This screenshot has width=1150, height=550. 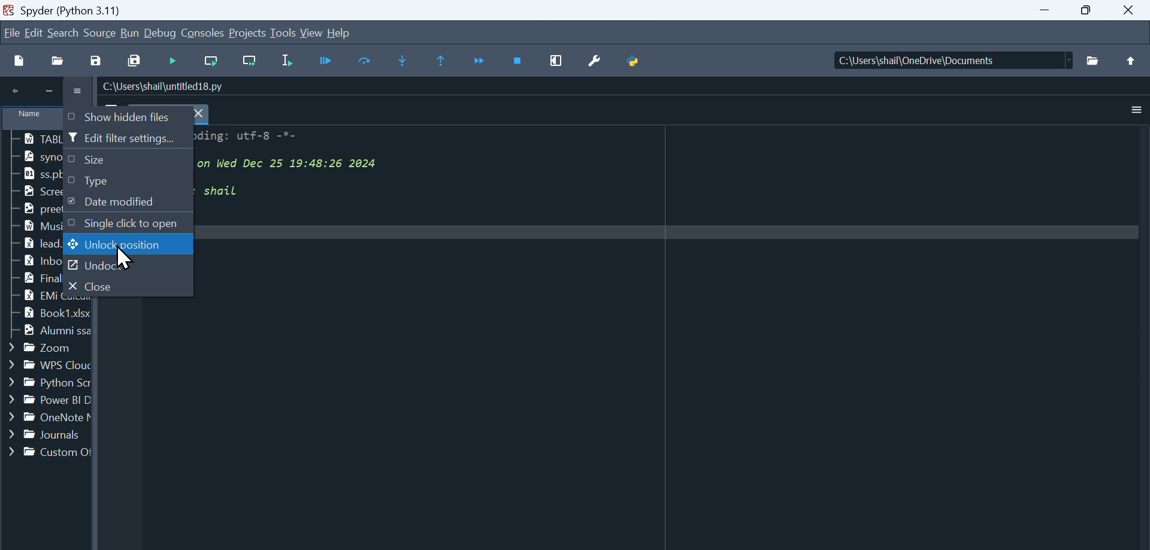 I want to click on C:\users\shail\untitled18.py, so click(x=164, y=86).